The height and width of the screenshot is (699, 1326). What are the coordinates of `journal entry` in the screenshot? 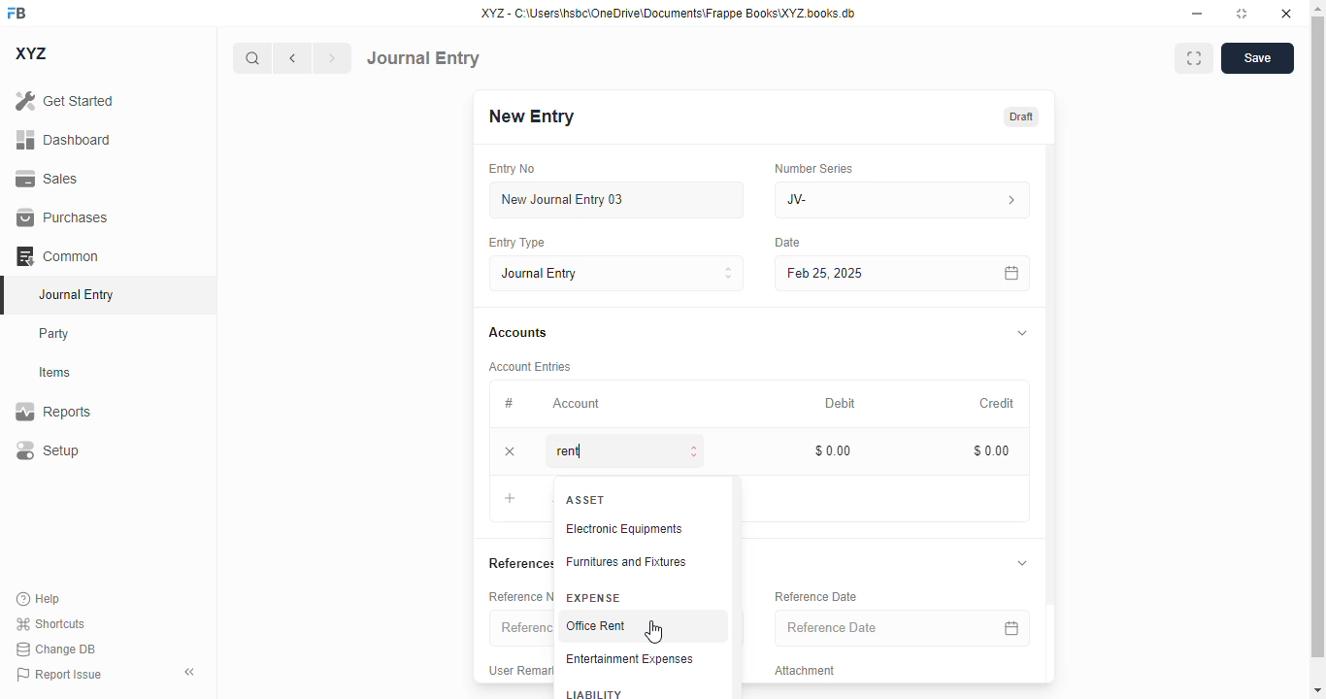 It's located at (423, 58).